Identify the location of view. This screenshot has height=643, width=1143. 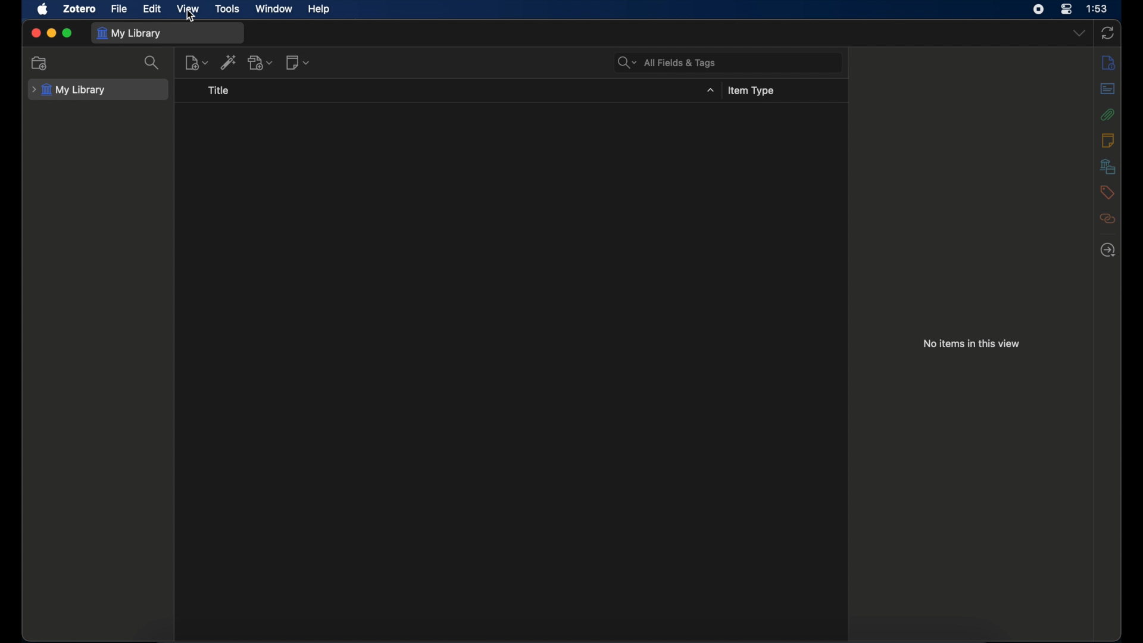
(187, 9).